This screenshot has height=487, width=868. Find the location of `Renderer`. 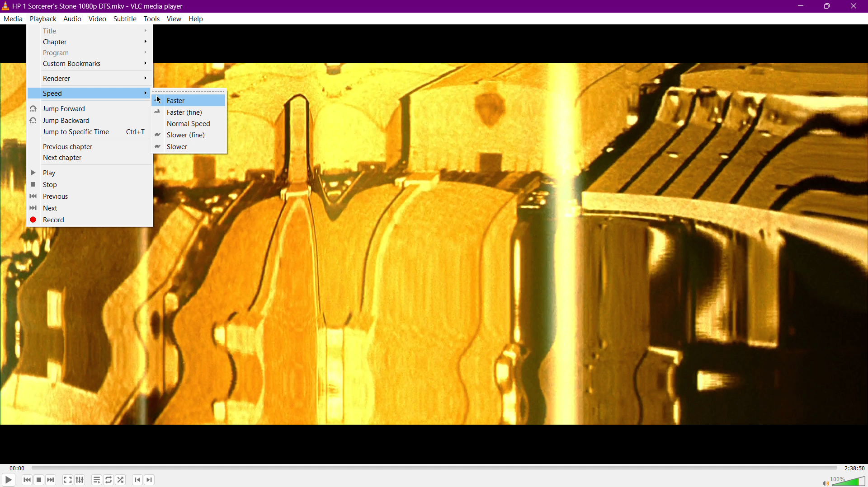

Renderer is located at coordinates (92, 79).